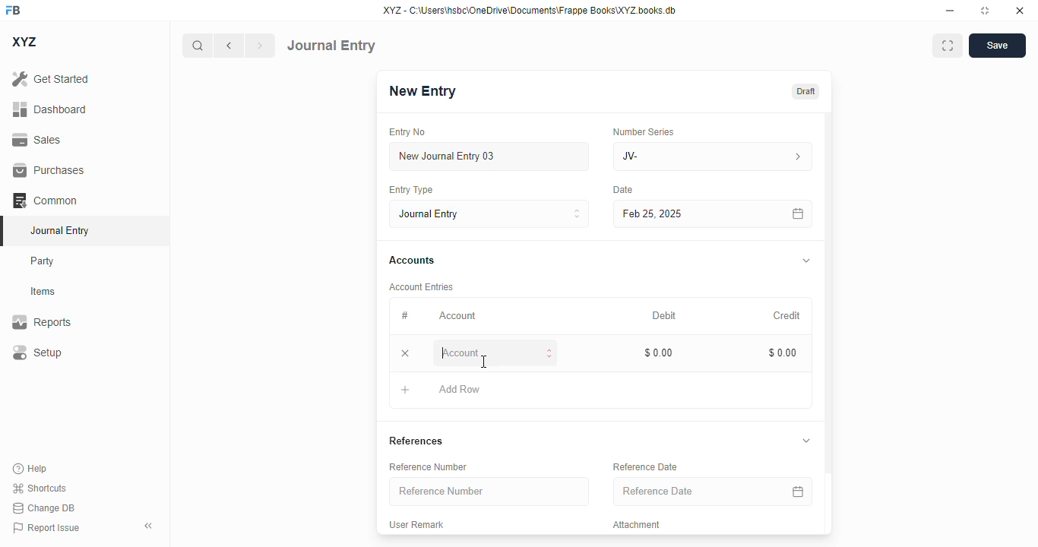  What do you see at coordinates (410, 189) in the screenshot?
I see `entry type` at bounding box center [410, 189].